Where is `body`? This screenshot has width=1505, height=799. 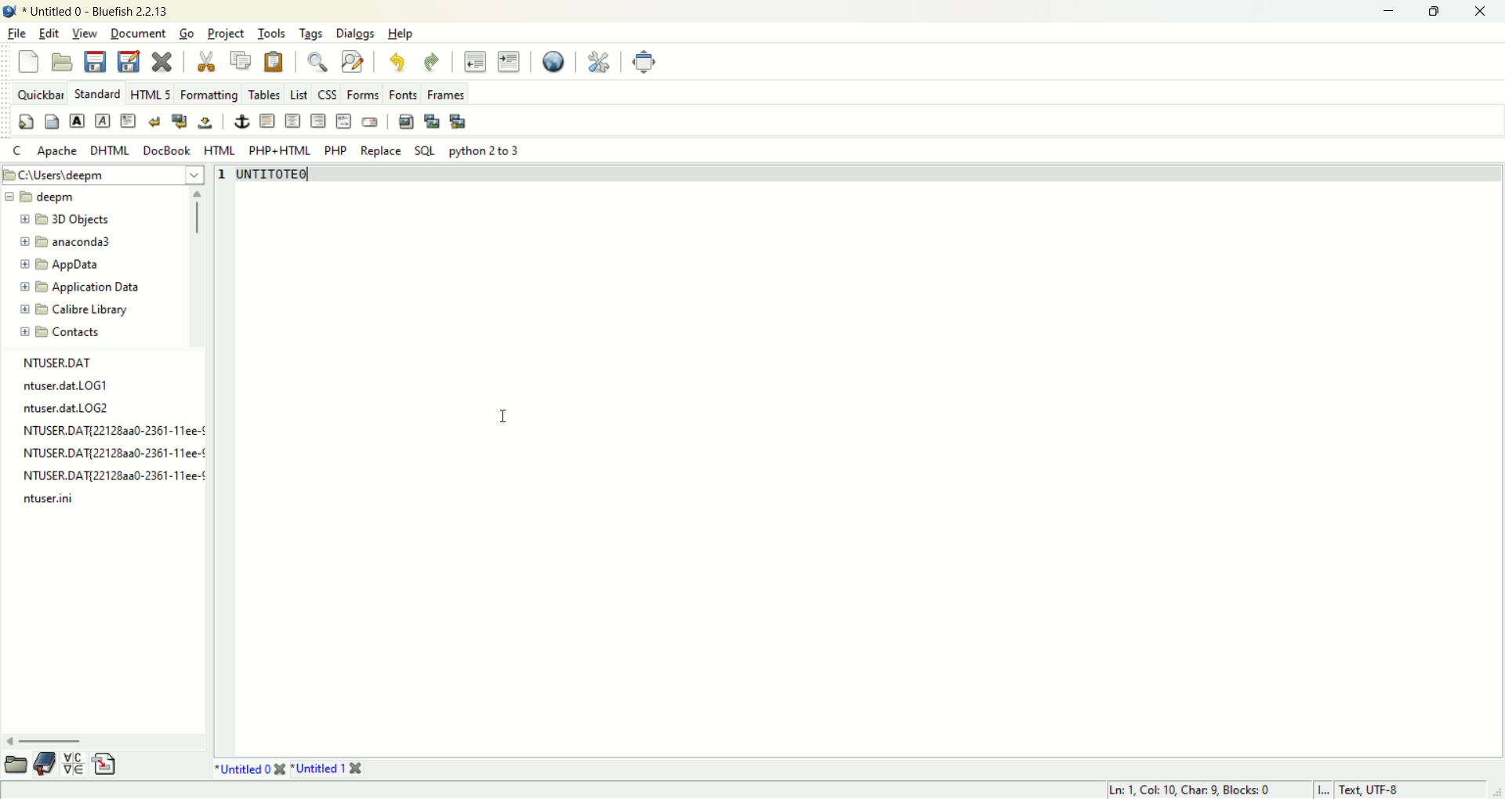
body is located at coordinates (49, 121).